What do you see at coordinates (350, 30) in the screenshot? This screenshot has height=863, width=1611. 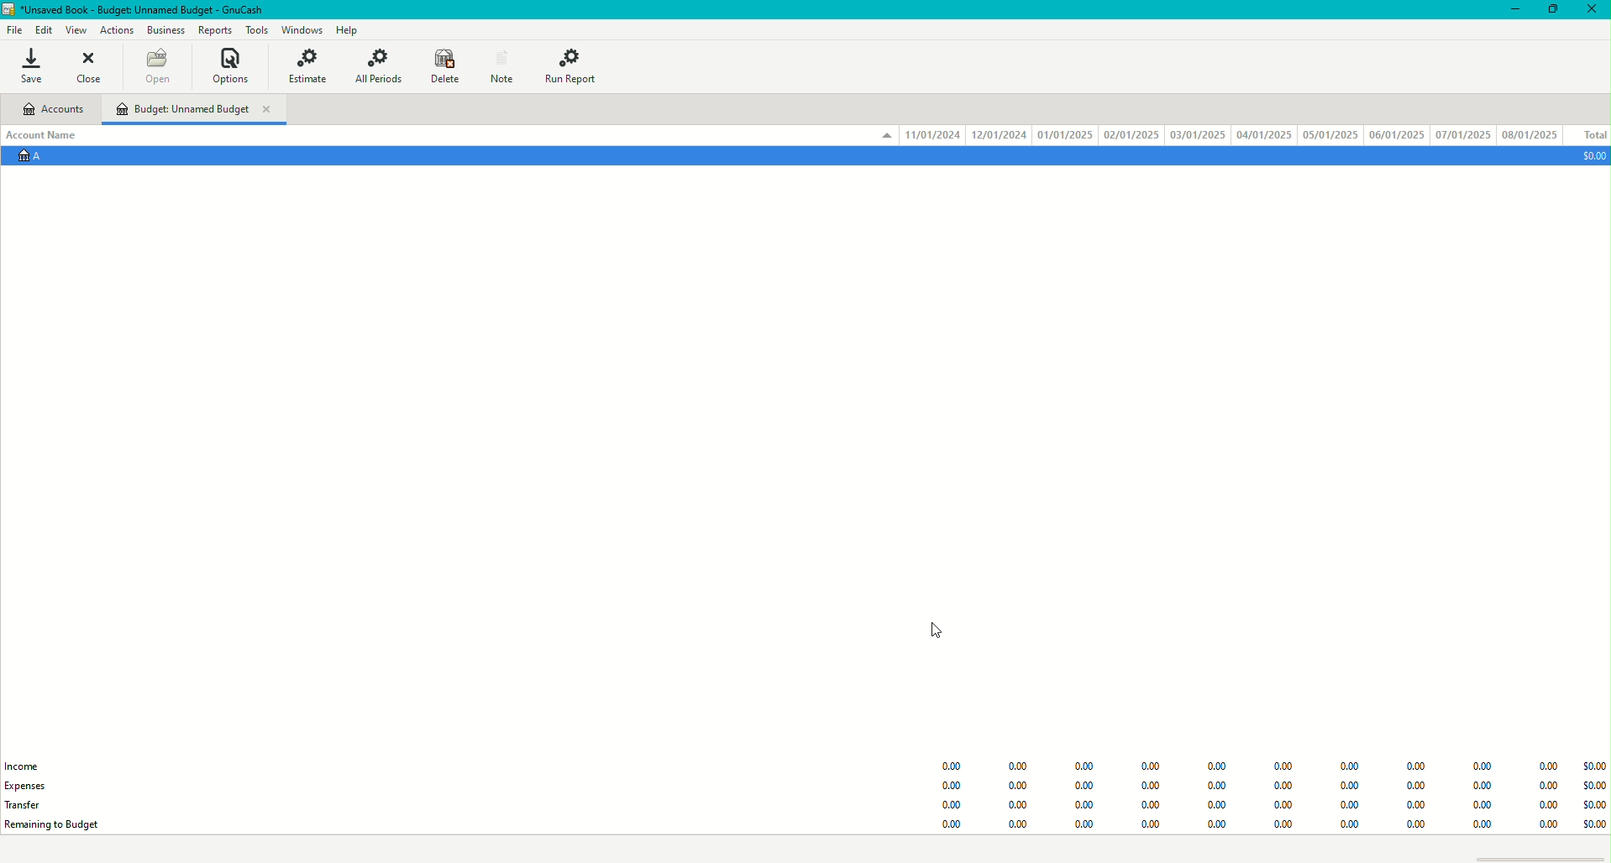 I see `Help` at bounding box center [350, 30].